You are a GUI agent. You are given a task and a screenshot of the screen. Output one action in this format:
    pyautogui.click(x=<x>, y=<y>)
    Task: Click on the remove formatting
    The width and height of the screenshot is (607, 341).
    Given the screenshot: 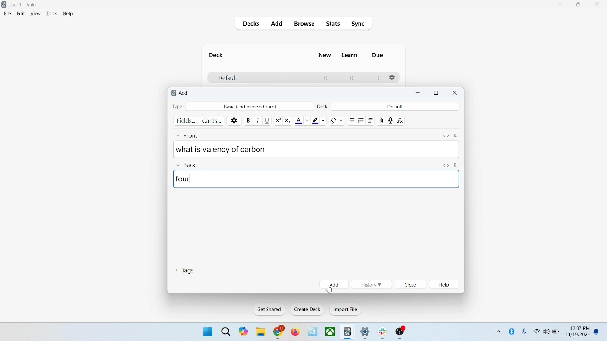 What is the action you would take?
    pyautogui.click(x=337, y=119)
    